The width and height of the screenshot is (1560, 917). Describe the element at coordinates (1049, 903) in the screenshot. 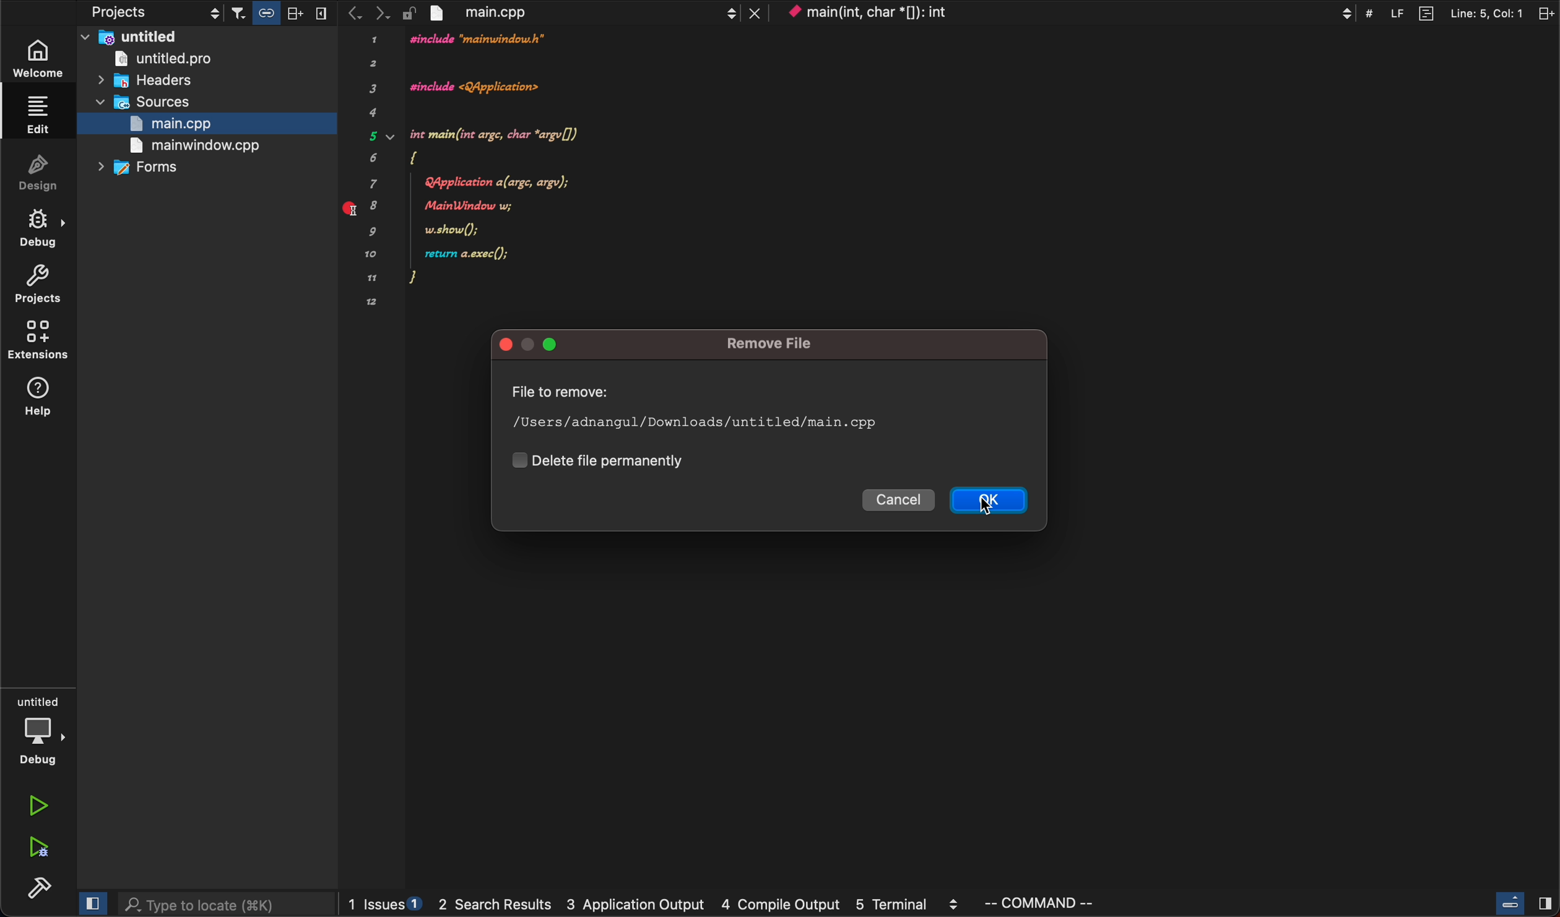

I see `command` at that location.